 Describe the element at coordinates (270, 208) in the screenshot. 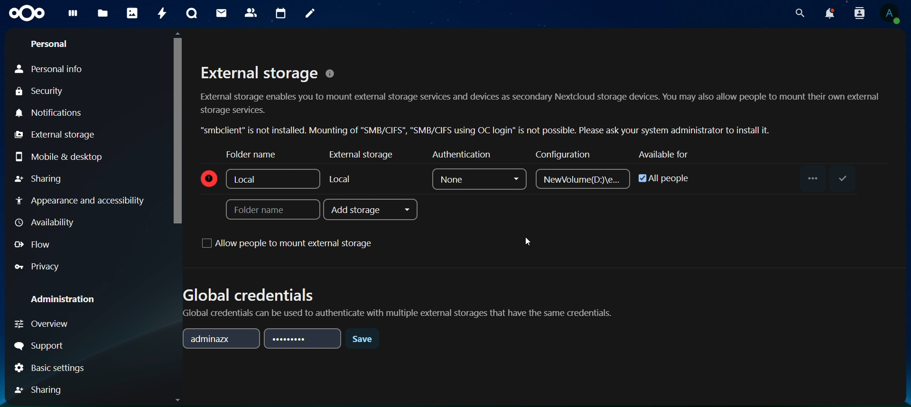

I see `folder name` at that location.